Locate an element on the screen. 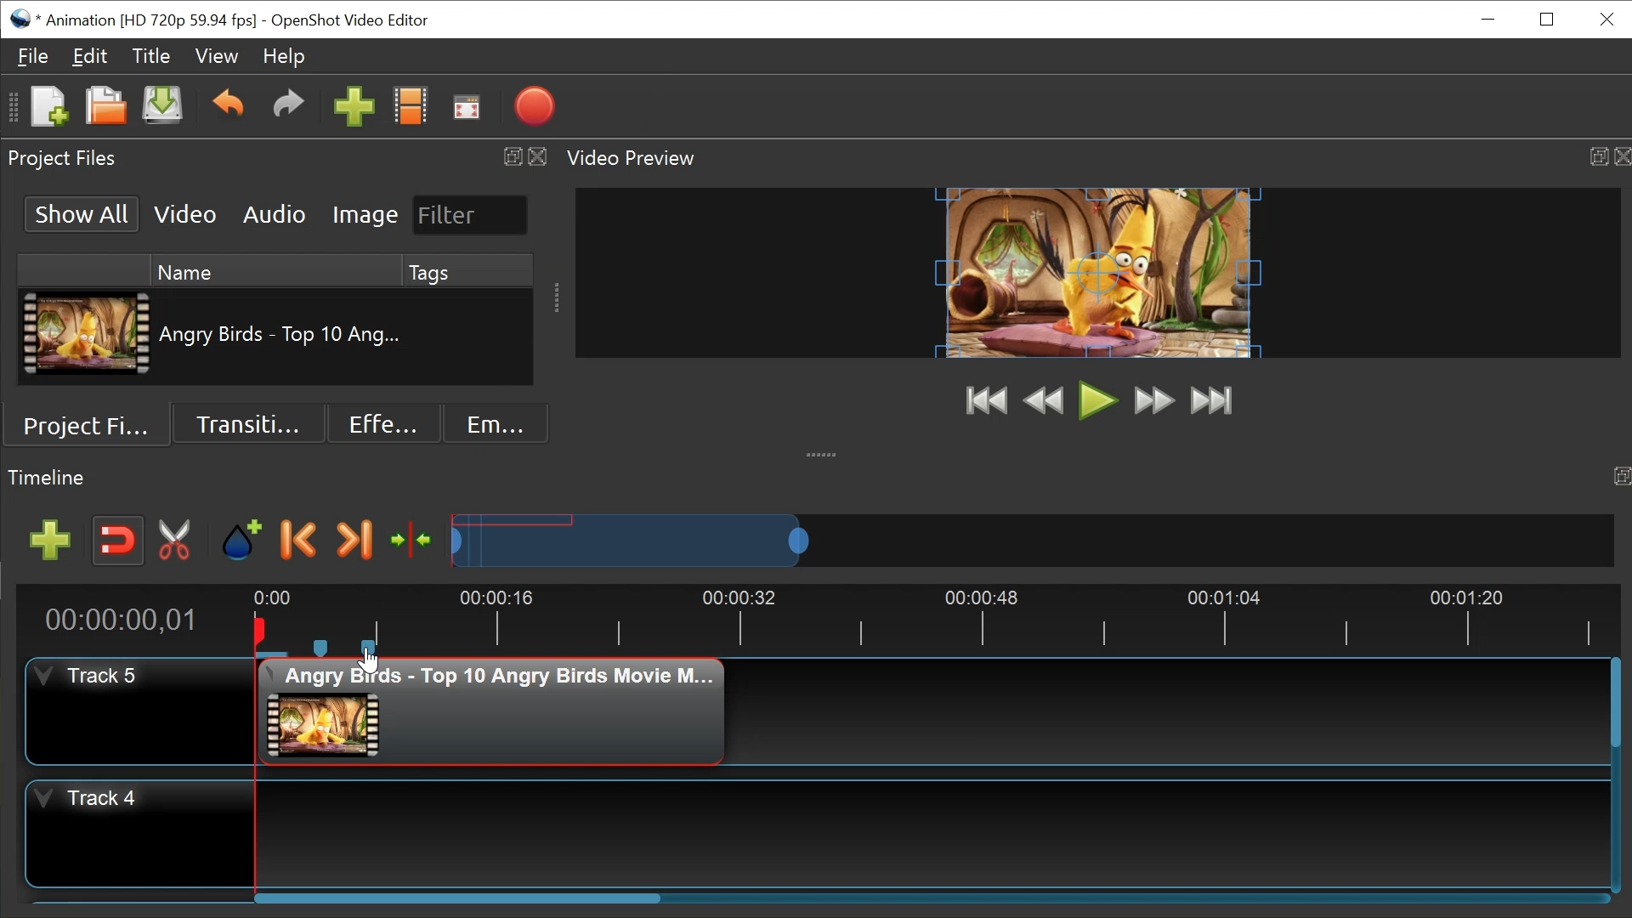 The height and width of the screenshot is (918, 1632). Open Project is located at coordinates (105, 109).